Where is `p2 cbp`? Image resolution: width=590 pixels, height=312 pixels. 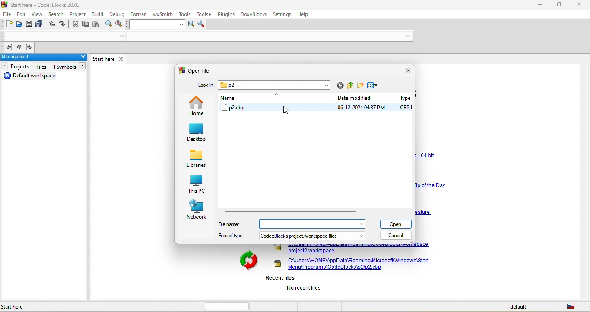 p2 cbp is located at coordinates (277, 108).